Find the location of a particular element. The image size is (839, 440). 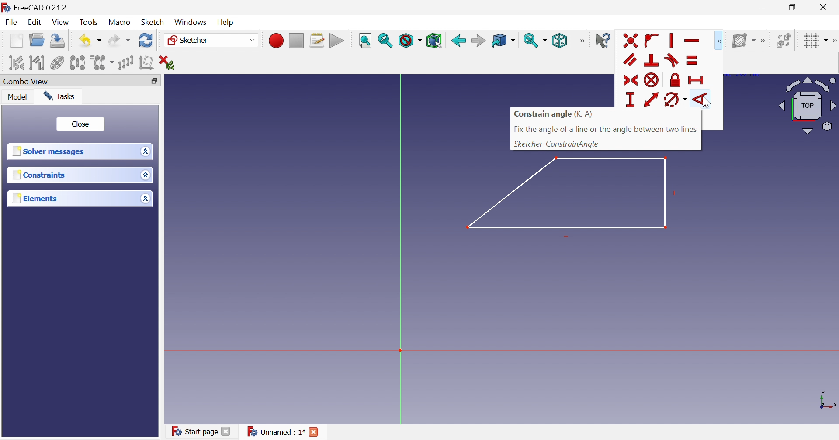

Select associated geometry is located at coordinates (36, 62).